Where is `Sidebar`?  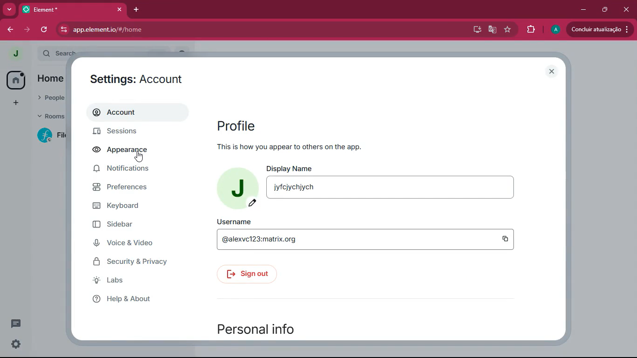 Sidebar is located at coordinates (120, 223).